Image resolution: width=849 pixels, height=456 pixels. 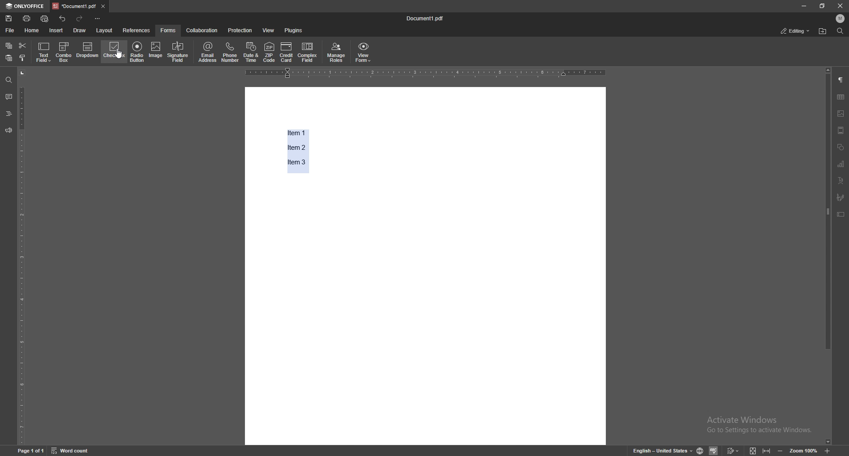 I want to click on credit card, so click(x=287, y=53).